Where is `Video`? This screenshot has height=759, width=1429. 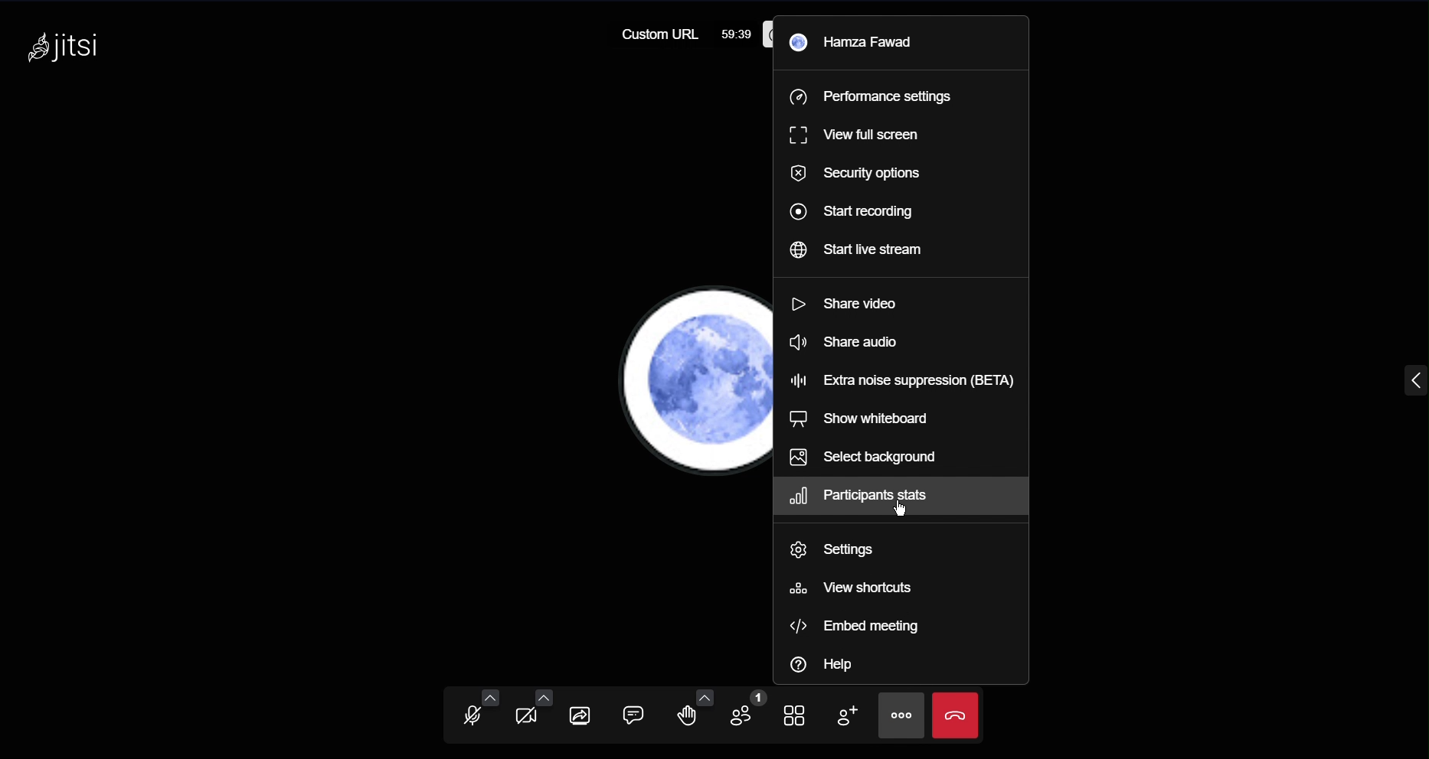
Video is located at coordinates (531, 713).